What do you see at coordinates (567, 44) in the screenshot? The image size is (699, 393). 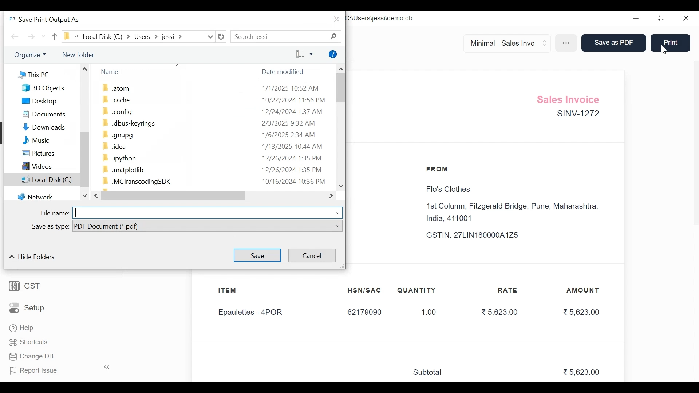 I see `More` at bounding box center [567, 44].